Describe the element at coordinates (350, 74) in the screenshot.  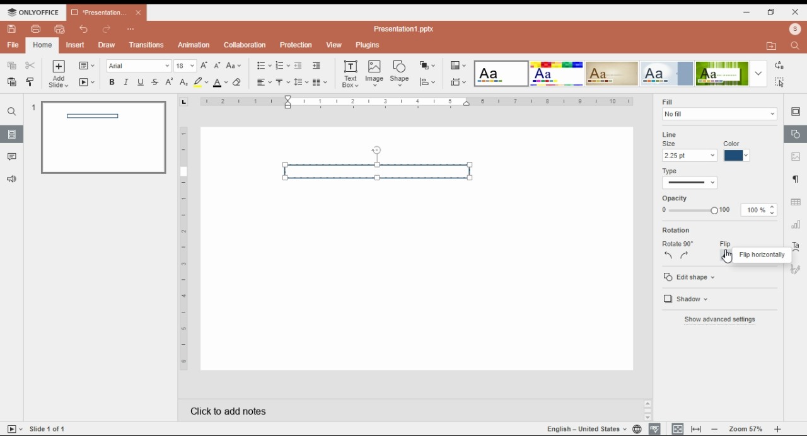
I see `insert text box` at that location.